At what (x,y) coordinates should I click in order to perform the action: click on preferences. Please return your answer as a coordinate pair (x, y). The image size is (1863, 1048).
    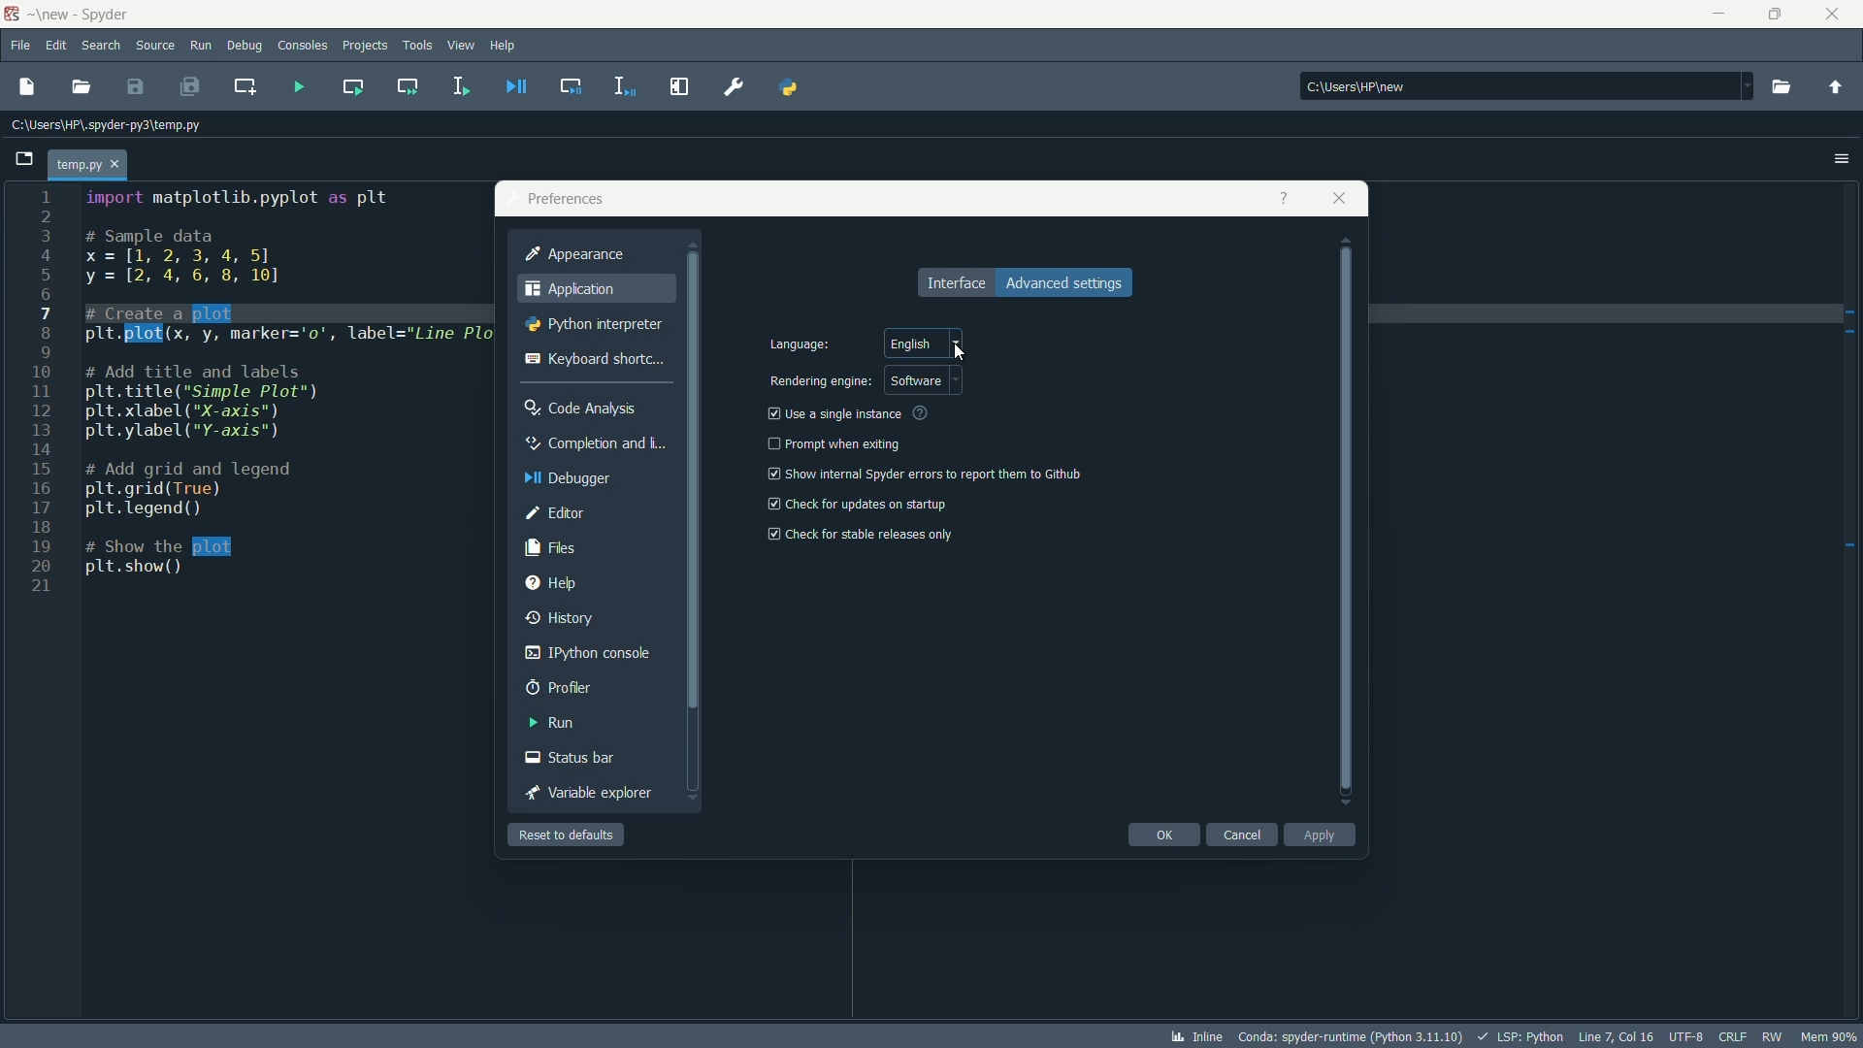
    Looking at the image, I should click on (737, 85).